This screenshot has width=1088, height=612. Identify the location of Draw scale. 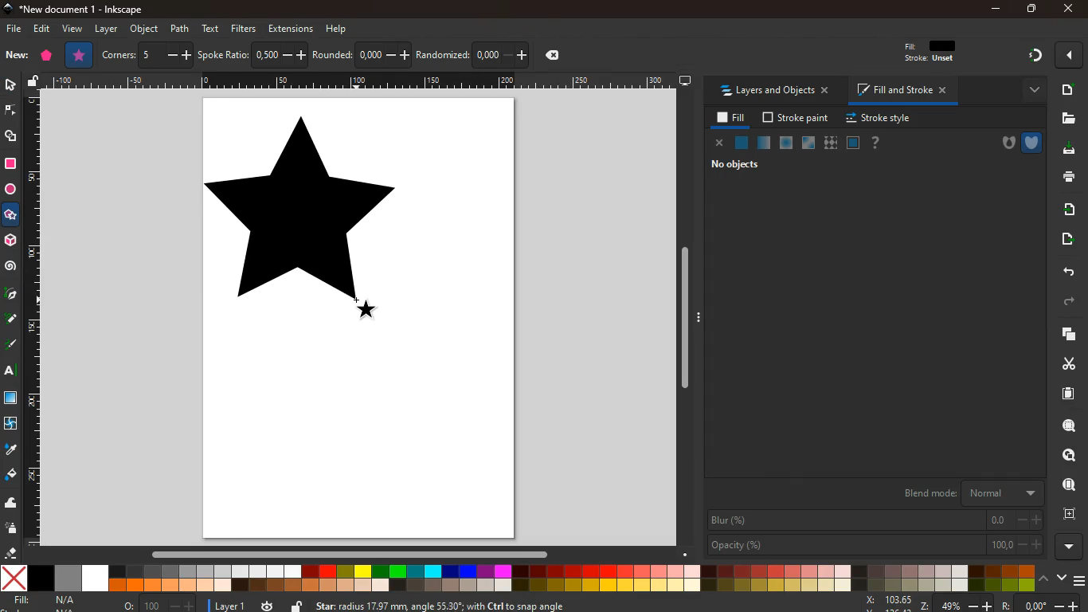
(40, 322).